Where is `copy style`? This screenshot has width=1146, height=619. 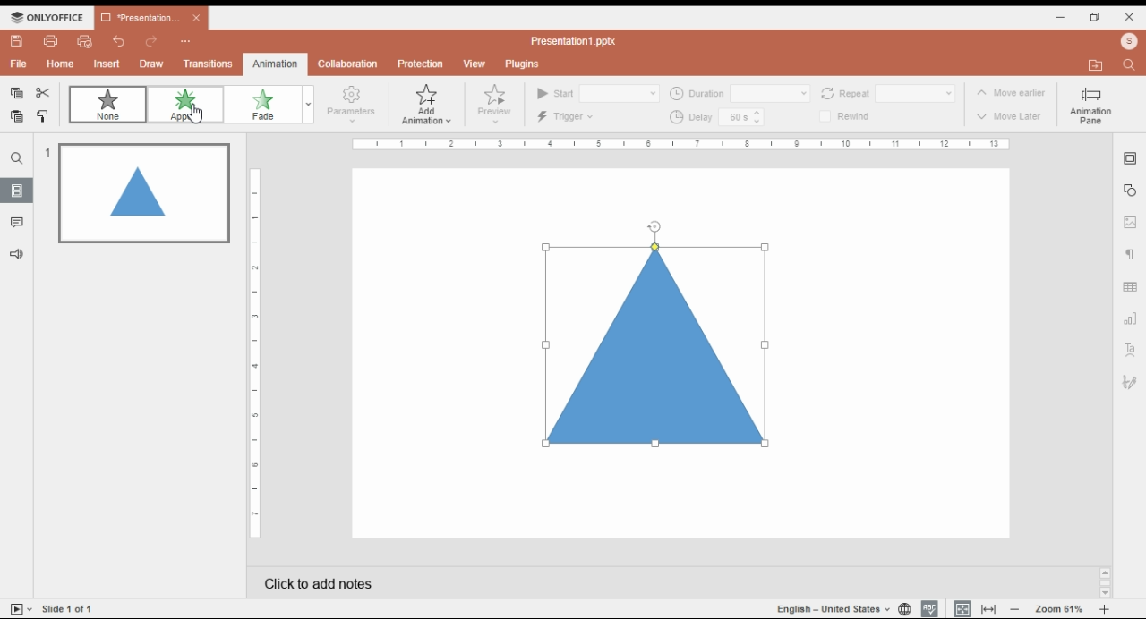
copy style is located at coordinates (43, 115).